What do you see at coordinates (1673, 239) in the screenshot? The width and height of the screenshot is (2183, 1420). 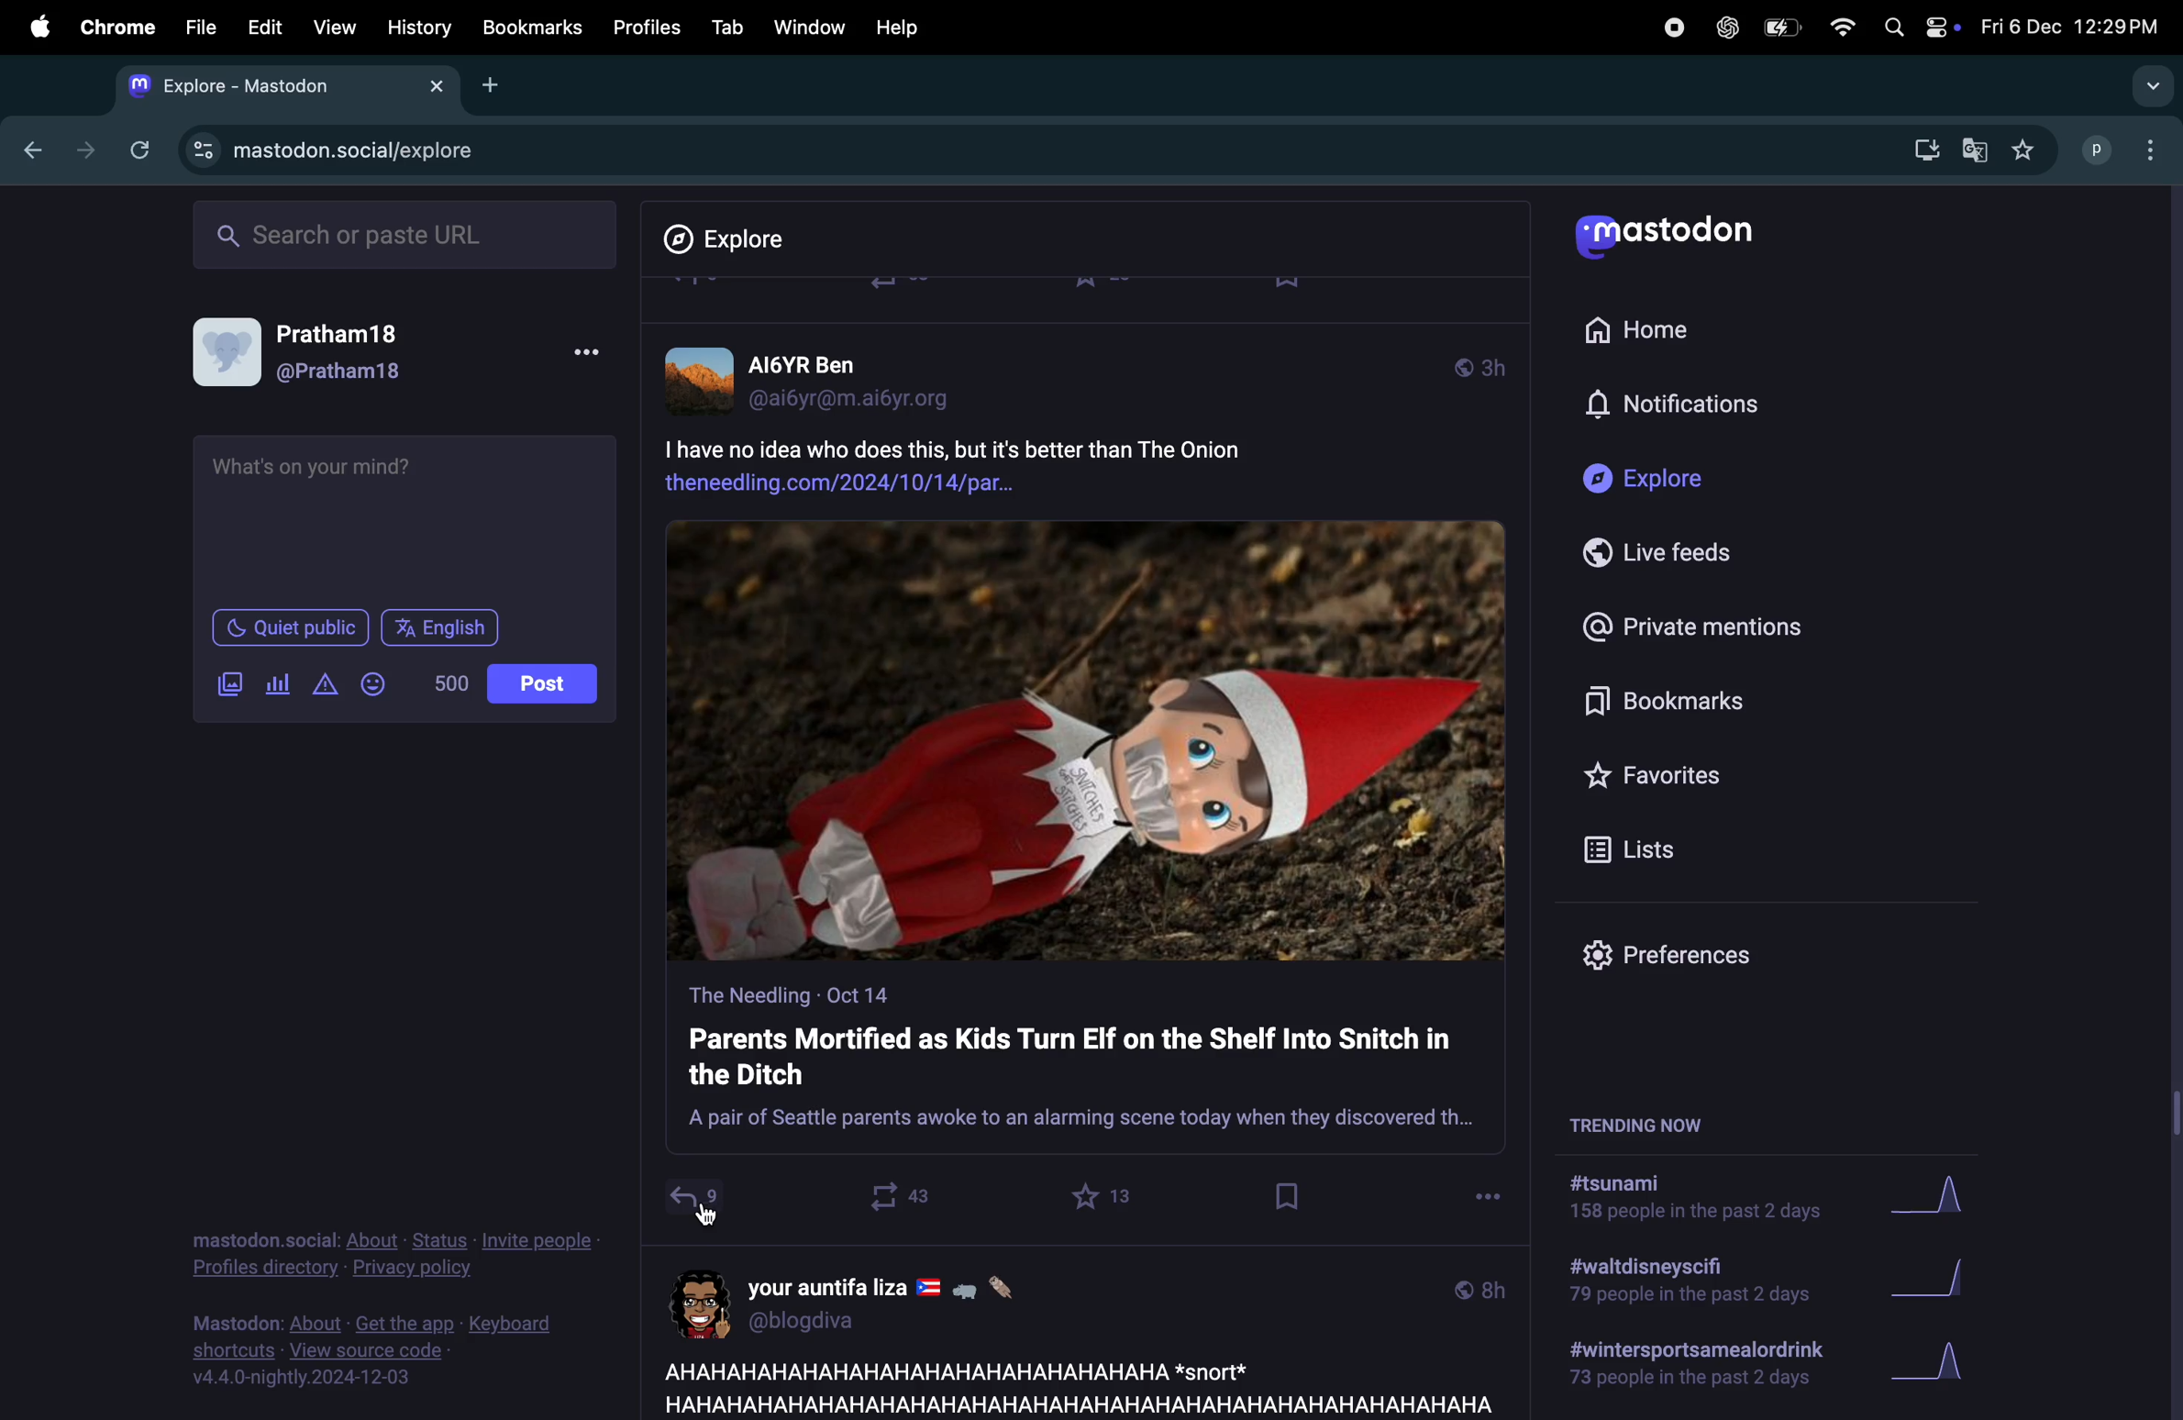 I see `mastodon` at bounding box center [1673, 239].